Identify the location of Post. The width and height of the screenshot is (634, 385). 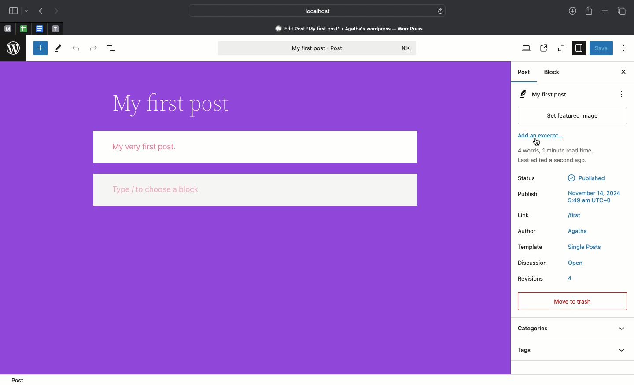
(525, 74).